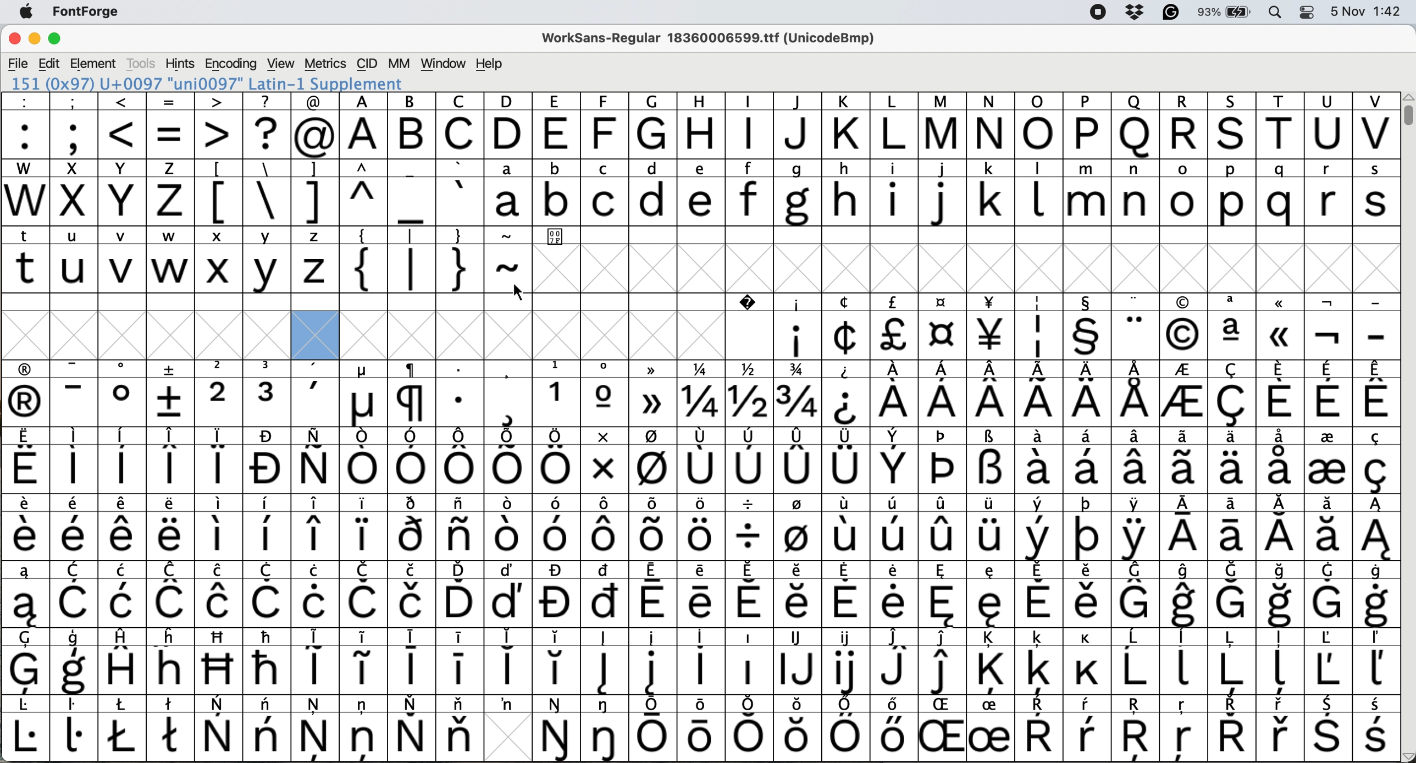 Image resolution: width=1416 pixels, height=763 pixels. I want to click on symbol, so click(316, 394).